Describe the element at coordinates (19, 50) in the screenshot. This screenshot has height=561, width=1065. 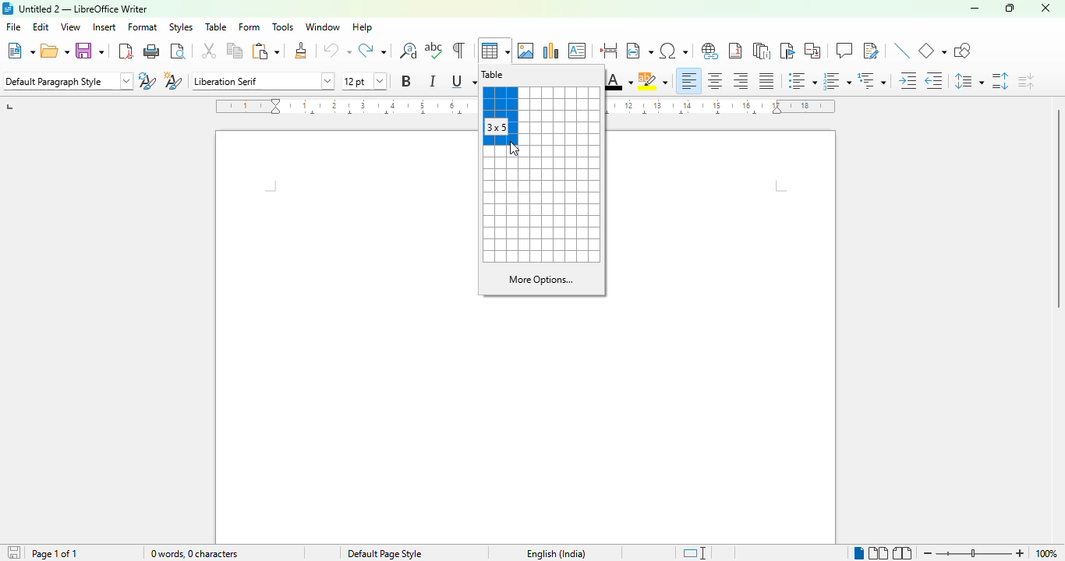
I see `new` at that location.